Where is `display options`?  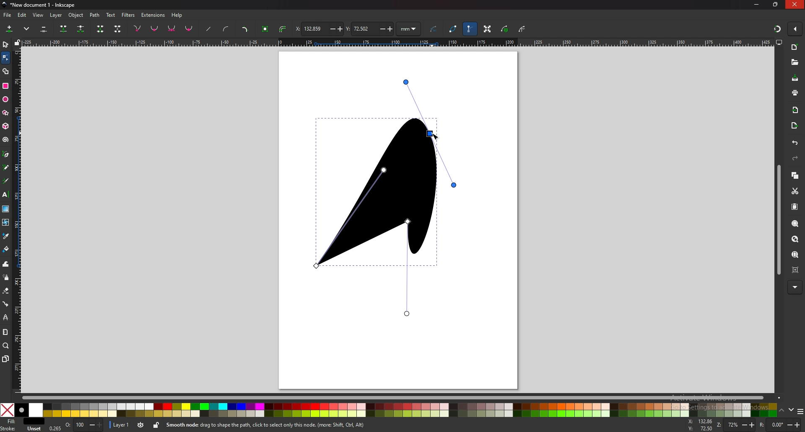
display options is located at coordinates (779, 42).